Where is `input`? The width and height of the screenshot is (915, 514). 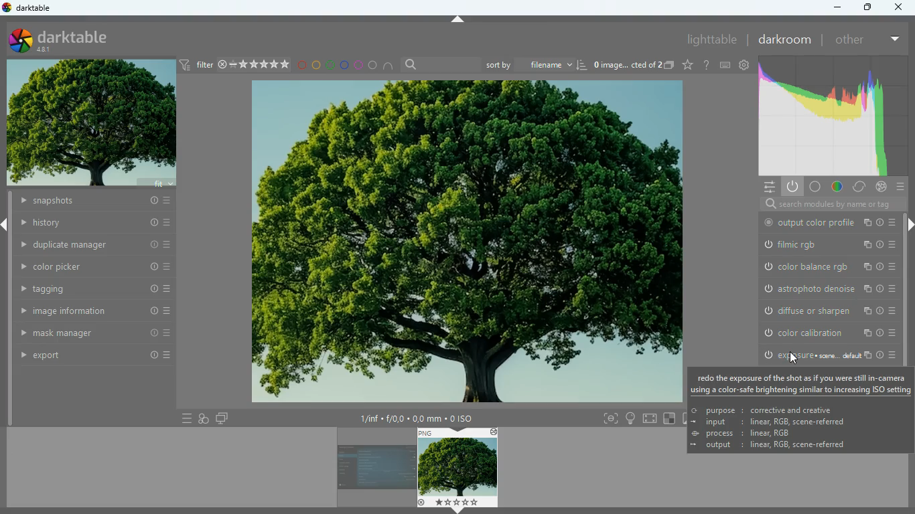 input is located at coordinates (772, 422).